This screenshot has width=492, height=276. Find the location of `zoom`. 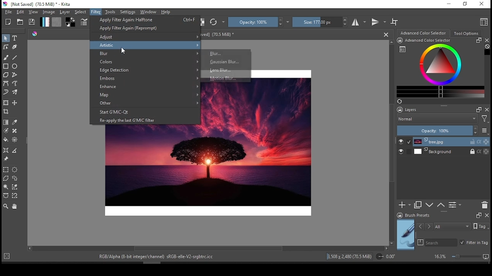

zoom is located at coordinates (461, 257).